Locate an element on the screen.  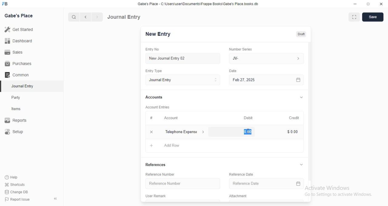
Items is located at coordinates (17, 109).